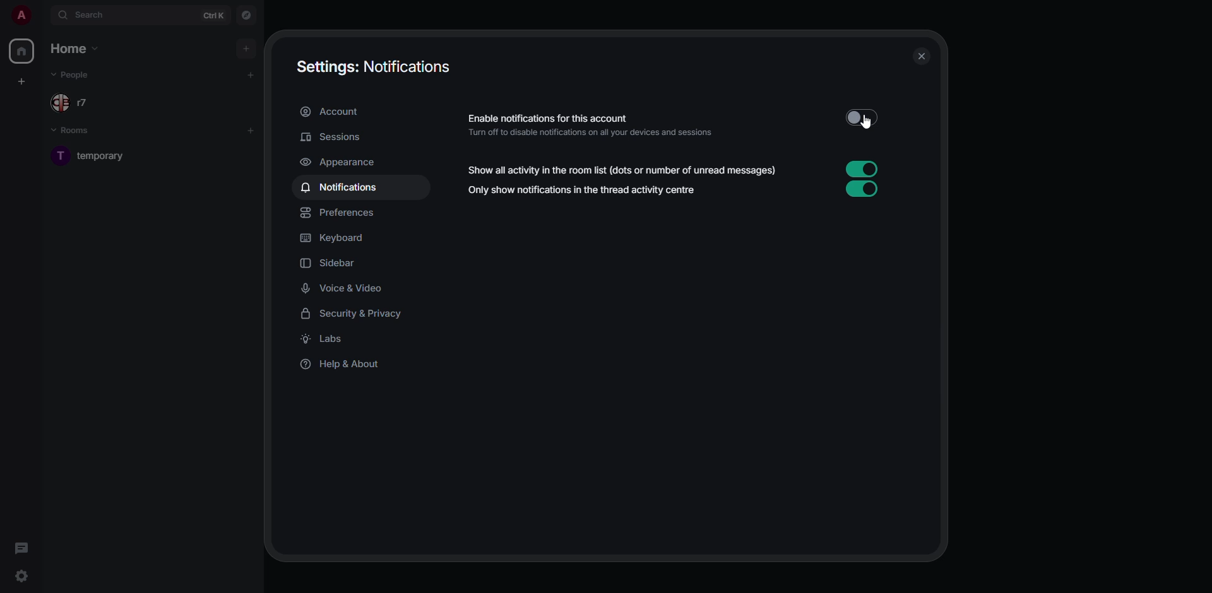 Image resolution: width=1212 pixels, height=593 pixels. What do you see at coordinates (213, 15) in the screenshot?
I see `ctrl K` at bounding box center [213, 15].